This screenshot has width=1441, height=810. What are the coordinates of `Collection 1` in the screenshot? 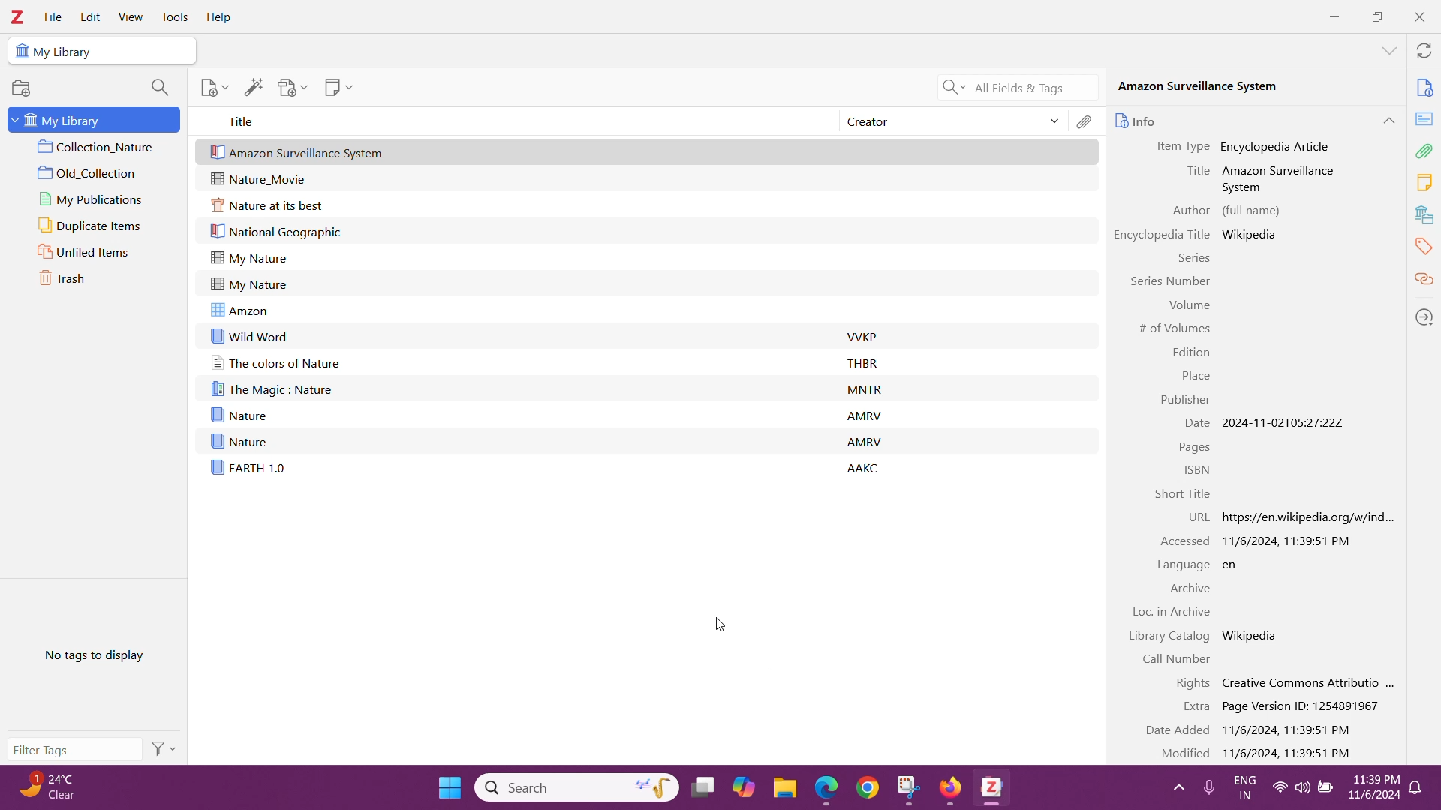 It's located at (105, 148).